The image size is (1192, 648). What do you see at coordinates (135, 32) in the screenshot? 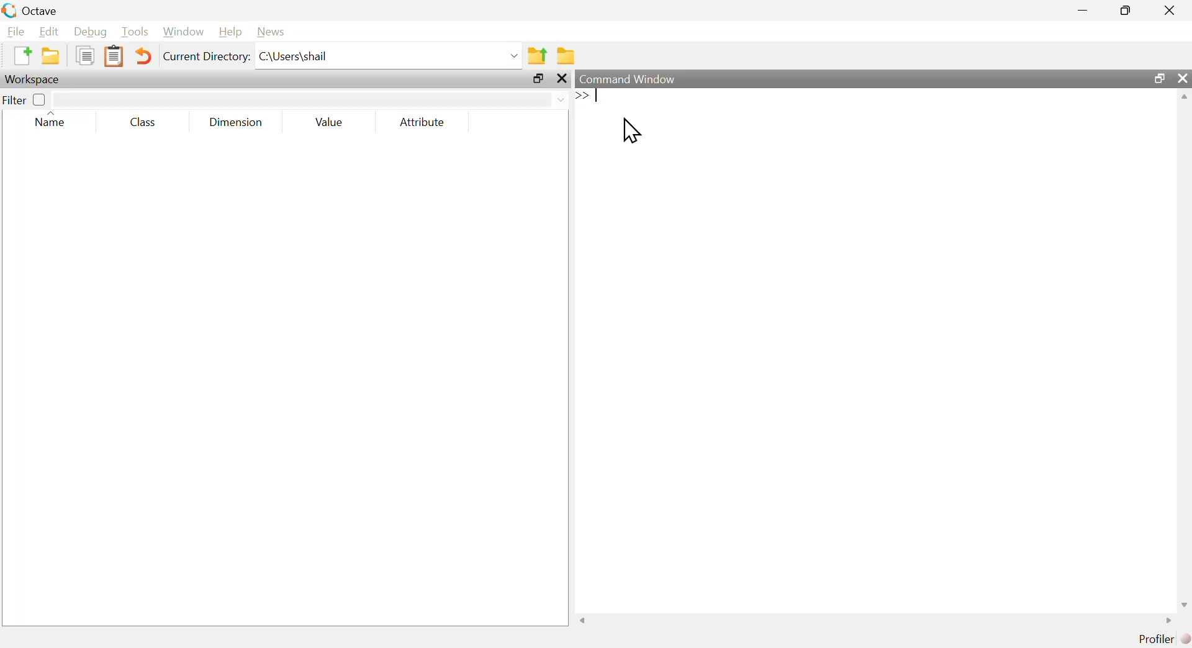
I see `Tools` at bounding box center [135, 32].